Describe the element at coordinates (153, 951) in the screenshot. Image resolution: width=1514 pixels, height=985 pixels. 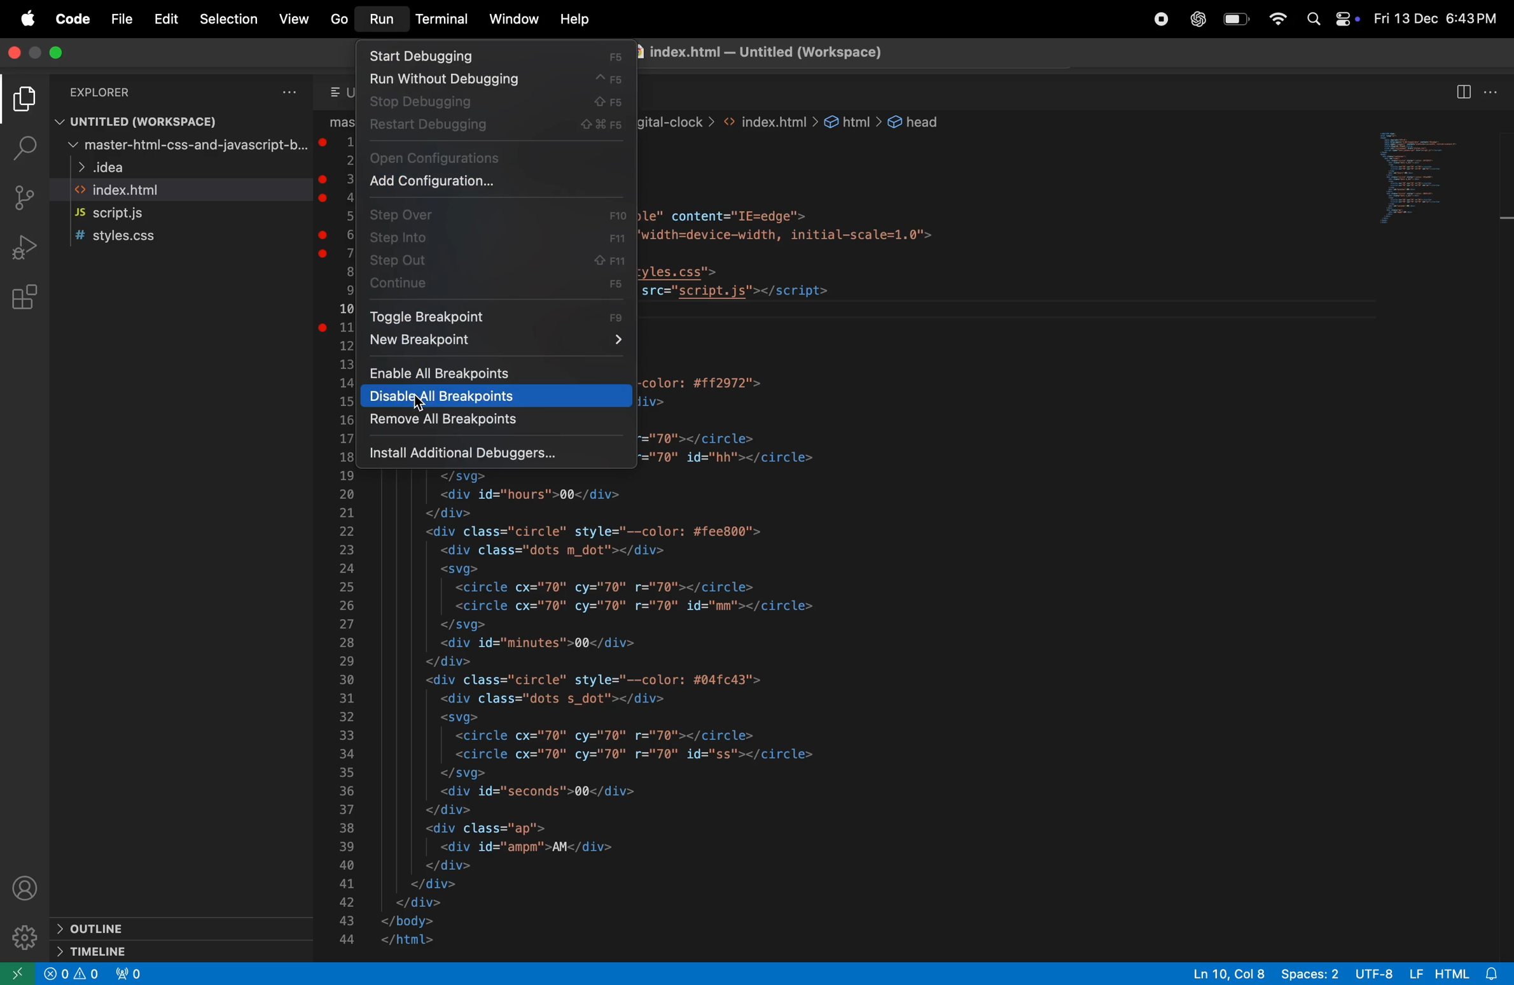
I see `timeline` at that location.